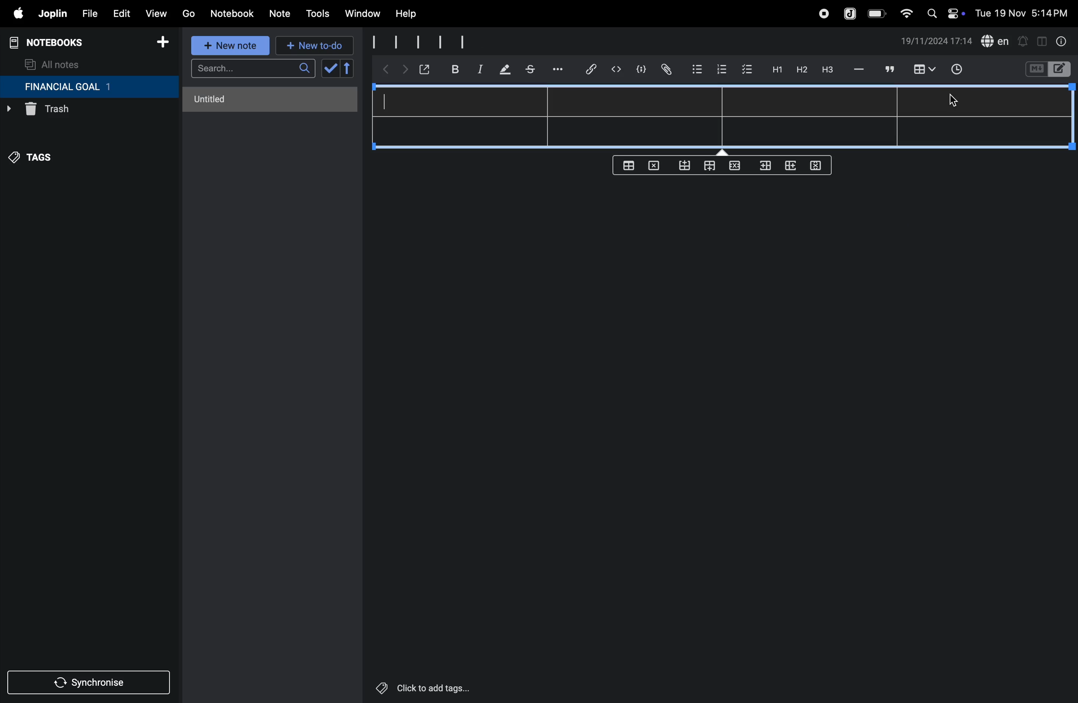  Describe the element at coordinates (479, 69) in the screenshot. I see `itallic` at that location.